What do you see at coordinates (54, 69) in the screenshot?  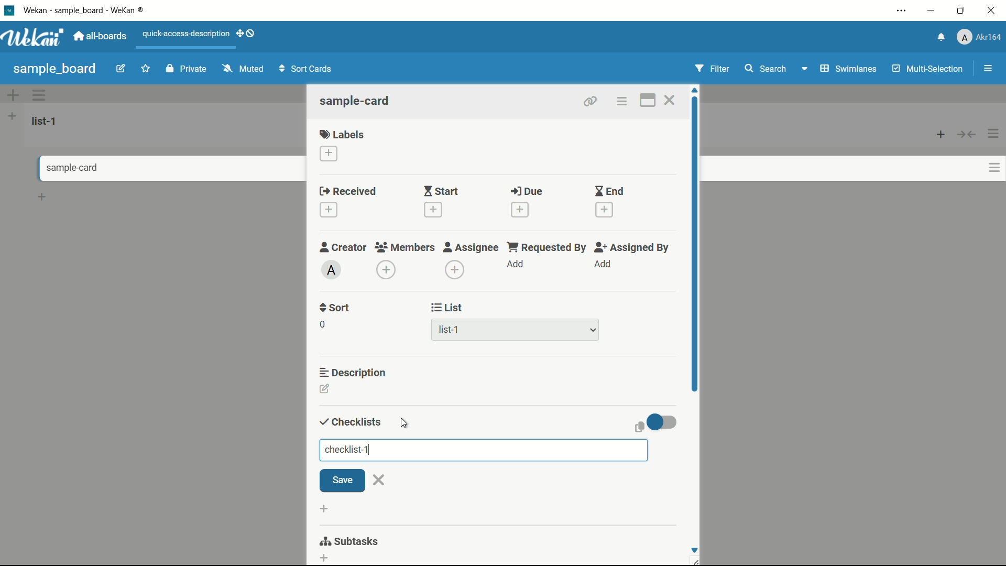 I see `board name` at bounding box center [54, 69].